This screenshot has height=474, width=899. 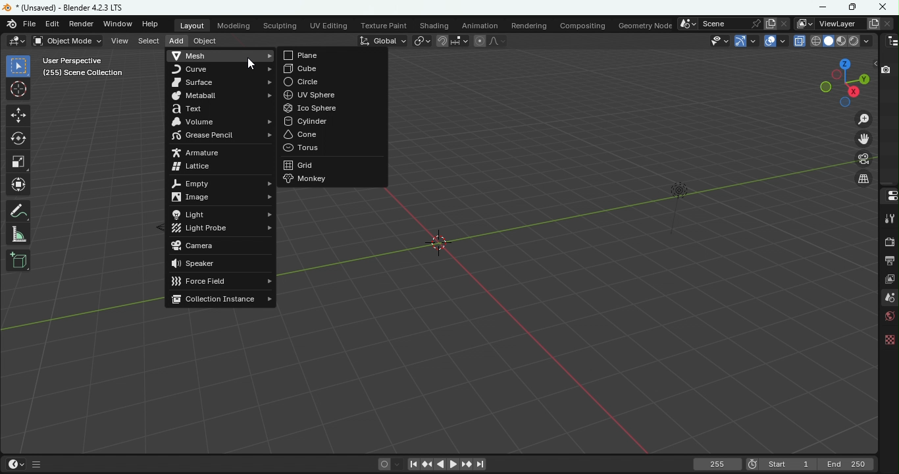 What do you see at coordinates (18, 261) in the screenshot?
I see `Add cube` at bounding box center [18, 261].